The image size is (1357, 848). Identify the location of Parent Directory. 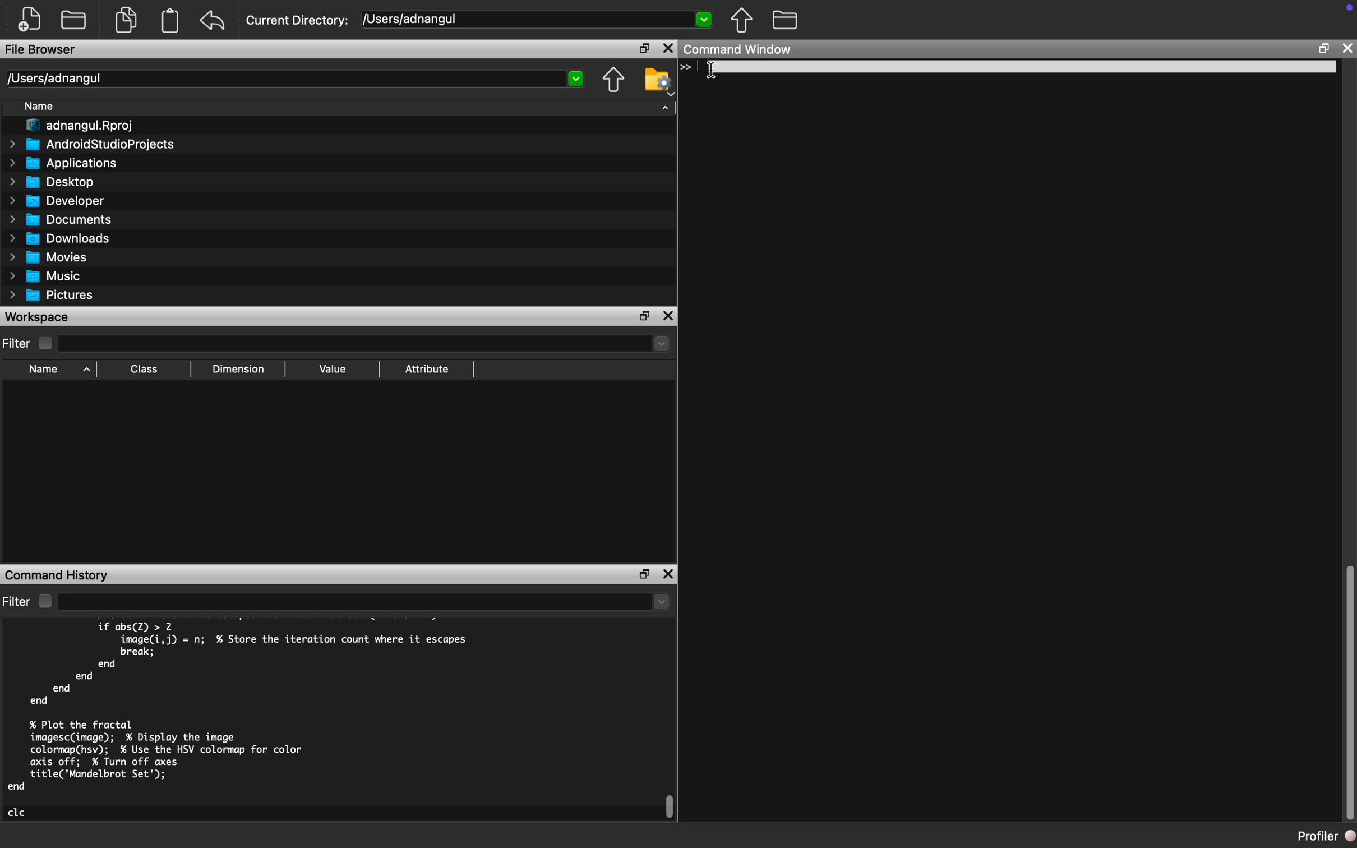
(743, 21).